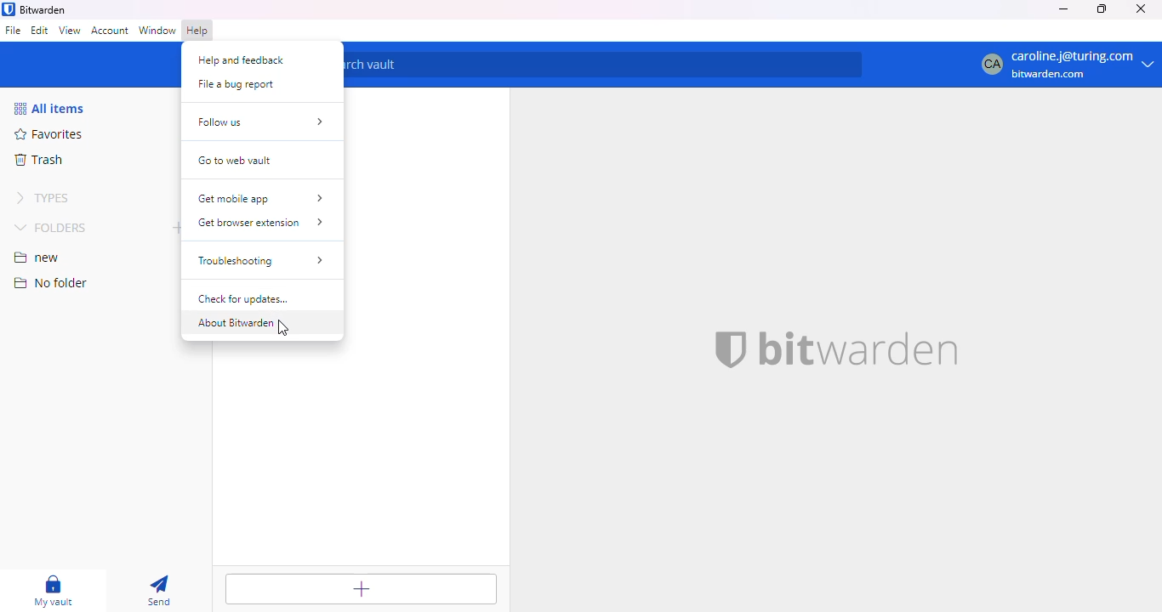  I want to click on About Bitwarden, so click(244, 324).